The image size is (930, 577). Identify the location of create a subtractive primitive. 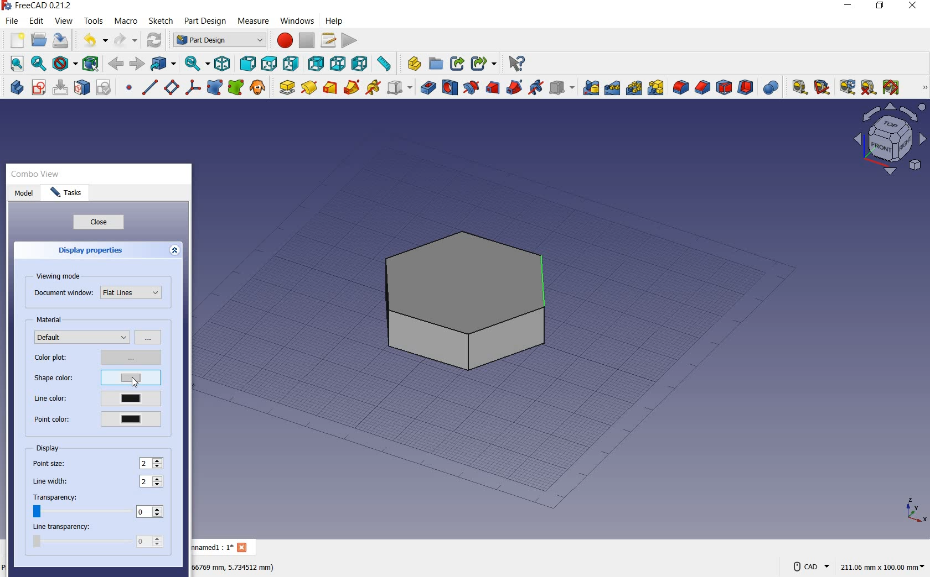
(562, 87).